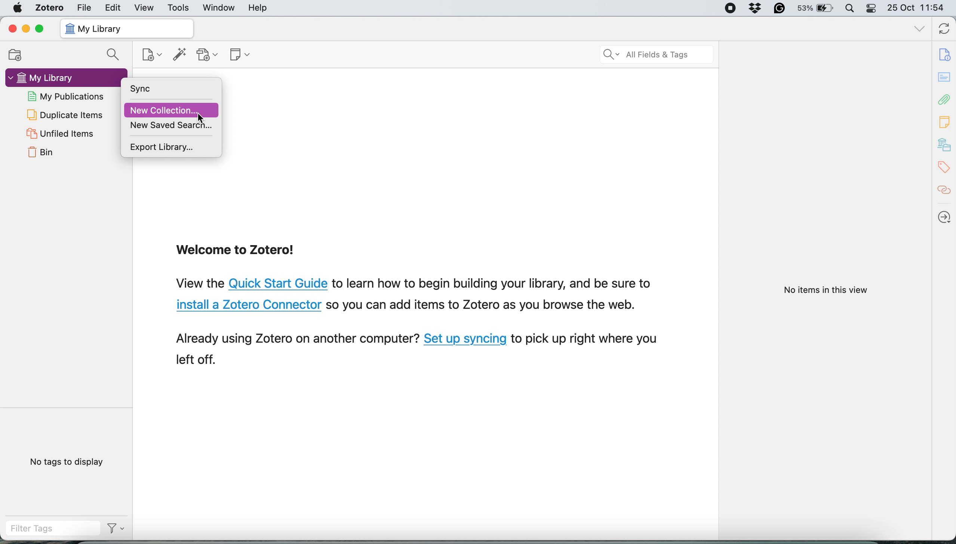 The image size is (956, 544). Describe the element at coordinates (200, 115) in the screenshot. I see `Cursor Position` at that location.